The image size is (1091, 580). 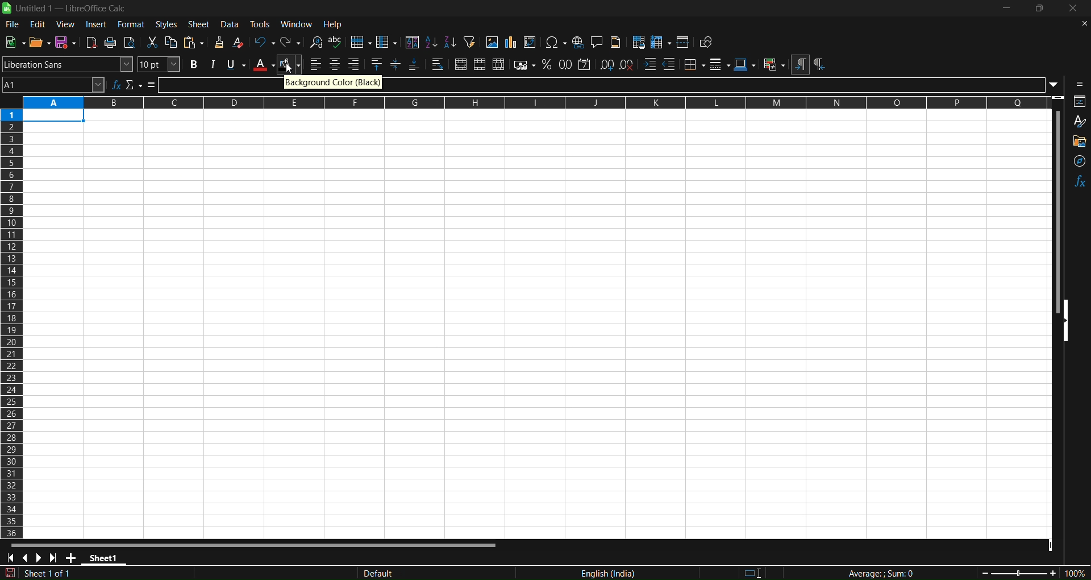 I want to click on sort ascending, so click(x=432, y=42).